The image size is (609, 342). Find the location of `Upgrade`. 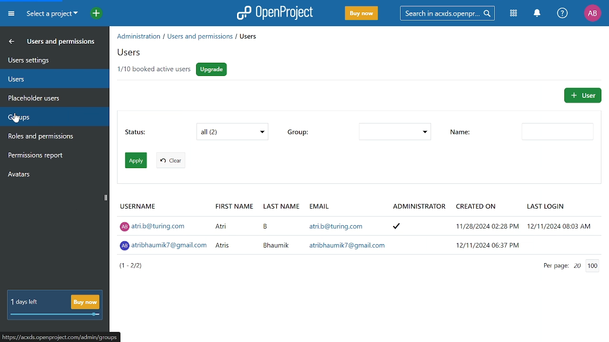

Upgrade is located at coordinates (213, 69).